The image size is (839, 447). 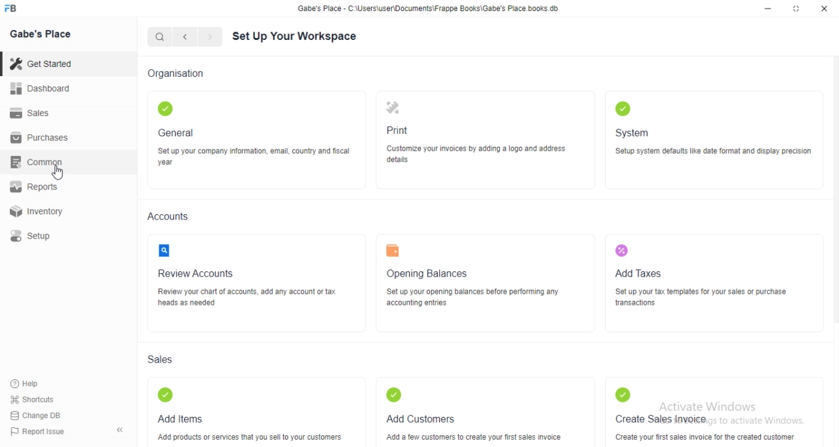 What do you see at coordinates (177, 75) in the screenshot?
I see `Organisation` at bounding box center [177, 75].